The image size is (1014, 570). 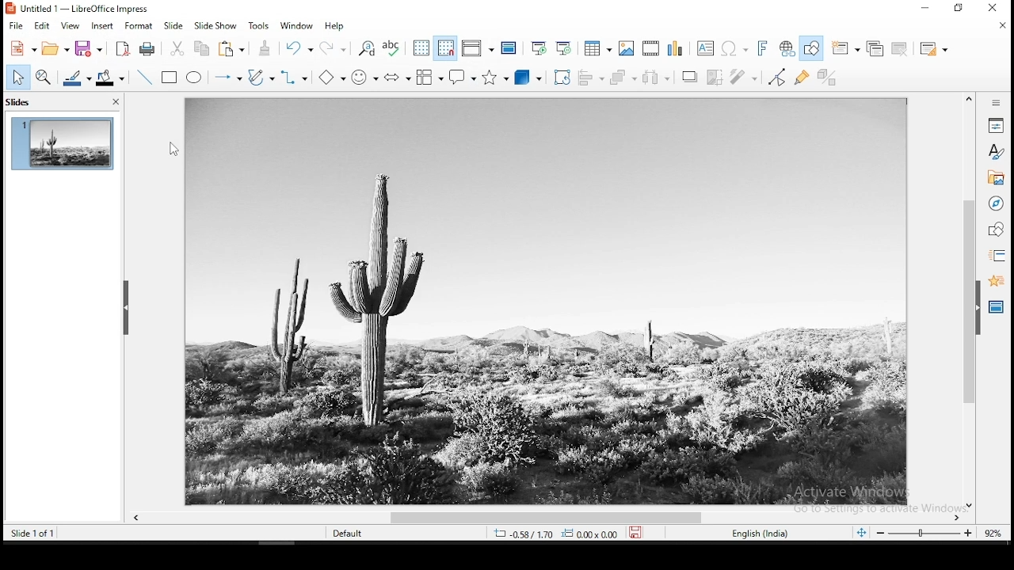 What do you see at coordinates (787, 49) in the screenshot?
I see `hyperlink` at bounding box center [787, 49].